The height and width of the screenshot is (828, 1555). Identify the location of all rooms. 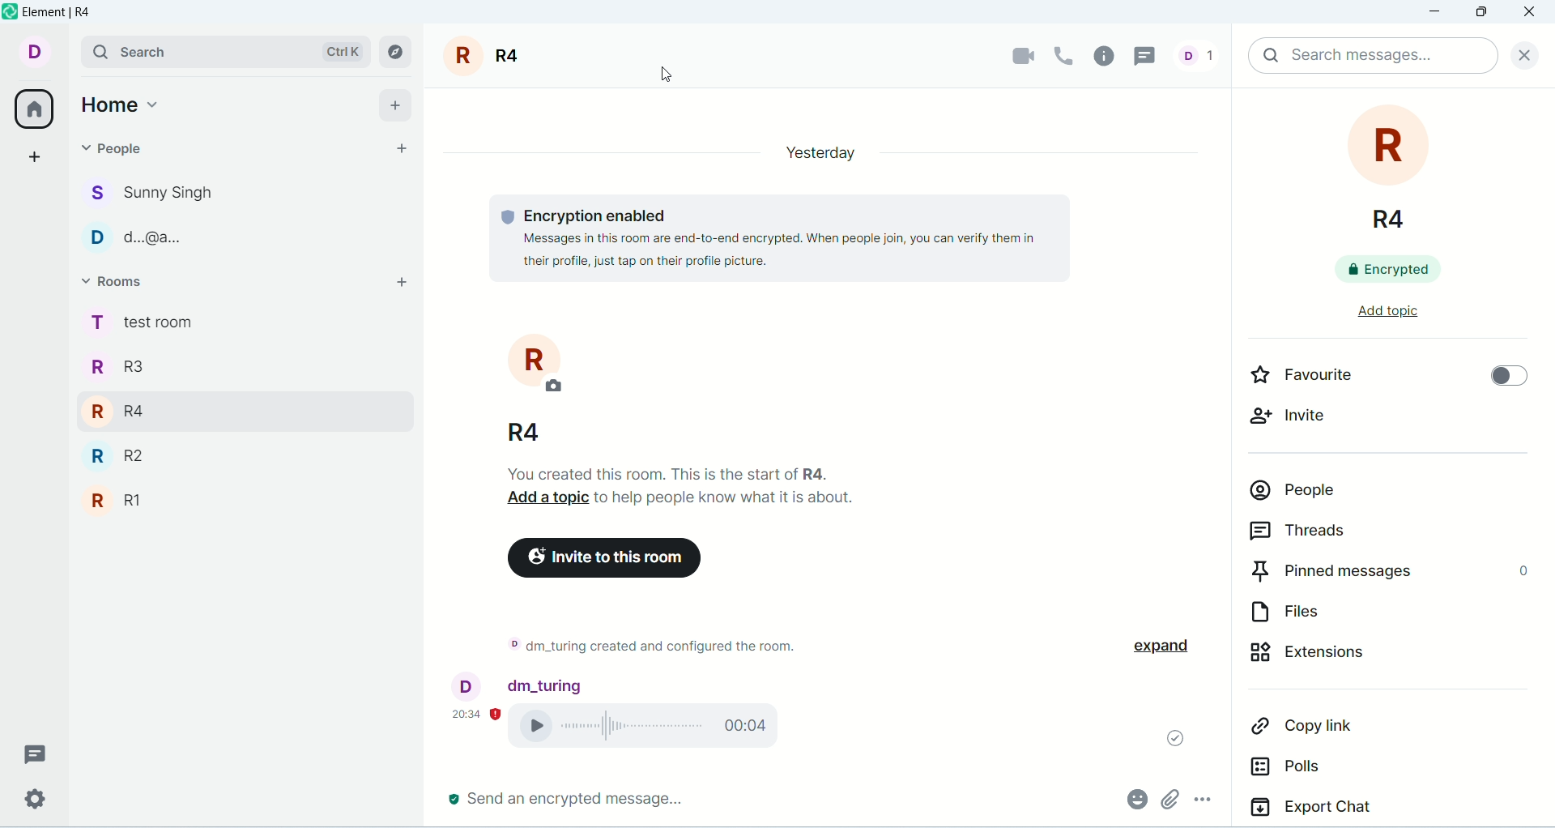
(32, 112).